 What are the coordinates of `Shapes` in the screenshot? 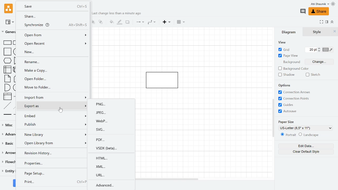 It's located at (8, 78).